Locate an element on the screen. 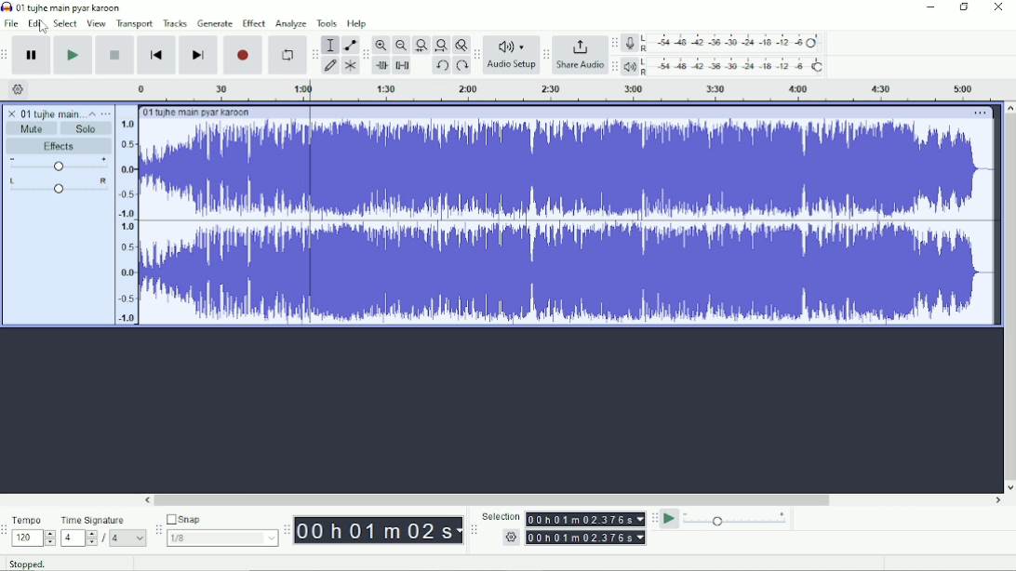  Time is located at coordinates (378, 530).